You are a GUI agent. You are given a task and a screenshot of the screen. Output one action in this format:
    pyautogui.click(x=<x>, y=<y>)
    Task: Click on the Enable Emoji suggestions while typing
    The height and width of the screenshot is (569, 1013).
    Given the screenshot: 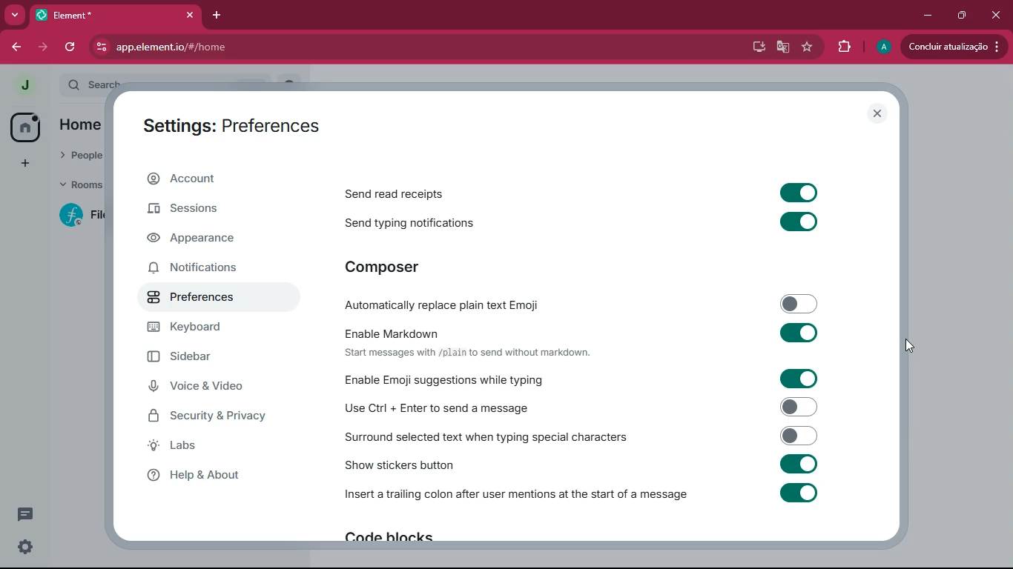 What is the action you would take?
    pyautogui.click(x=578, y=378)
    